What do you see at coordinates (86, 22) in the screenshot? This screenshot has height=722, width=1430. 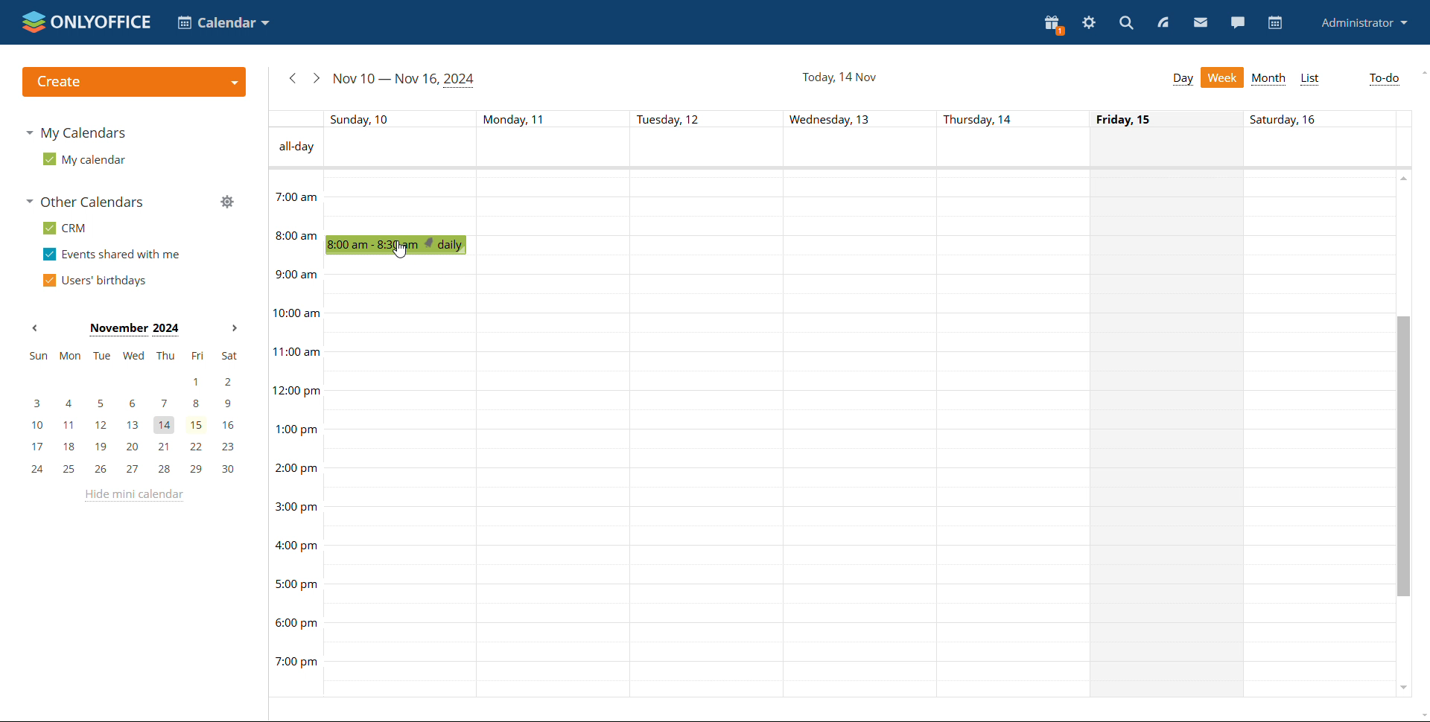 I see `logo` at bounding box center [86, 22].